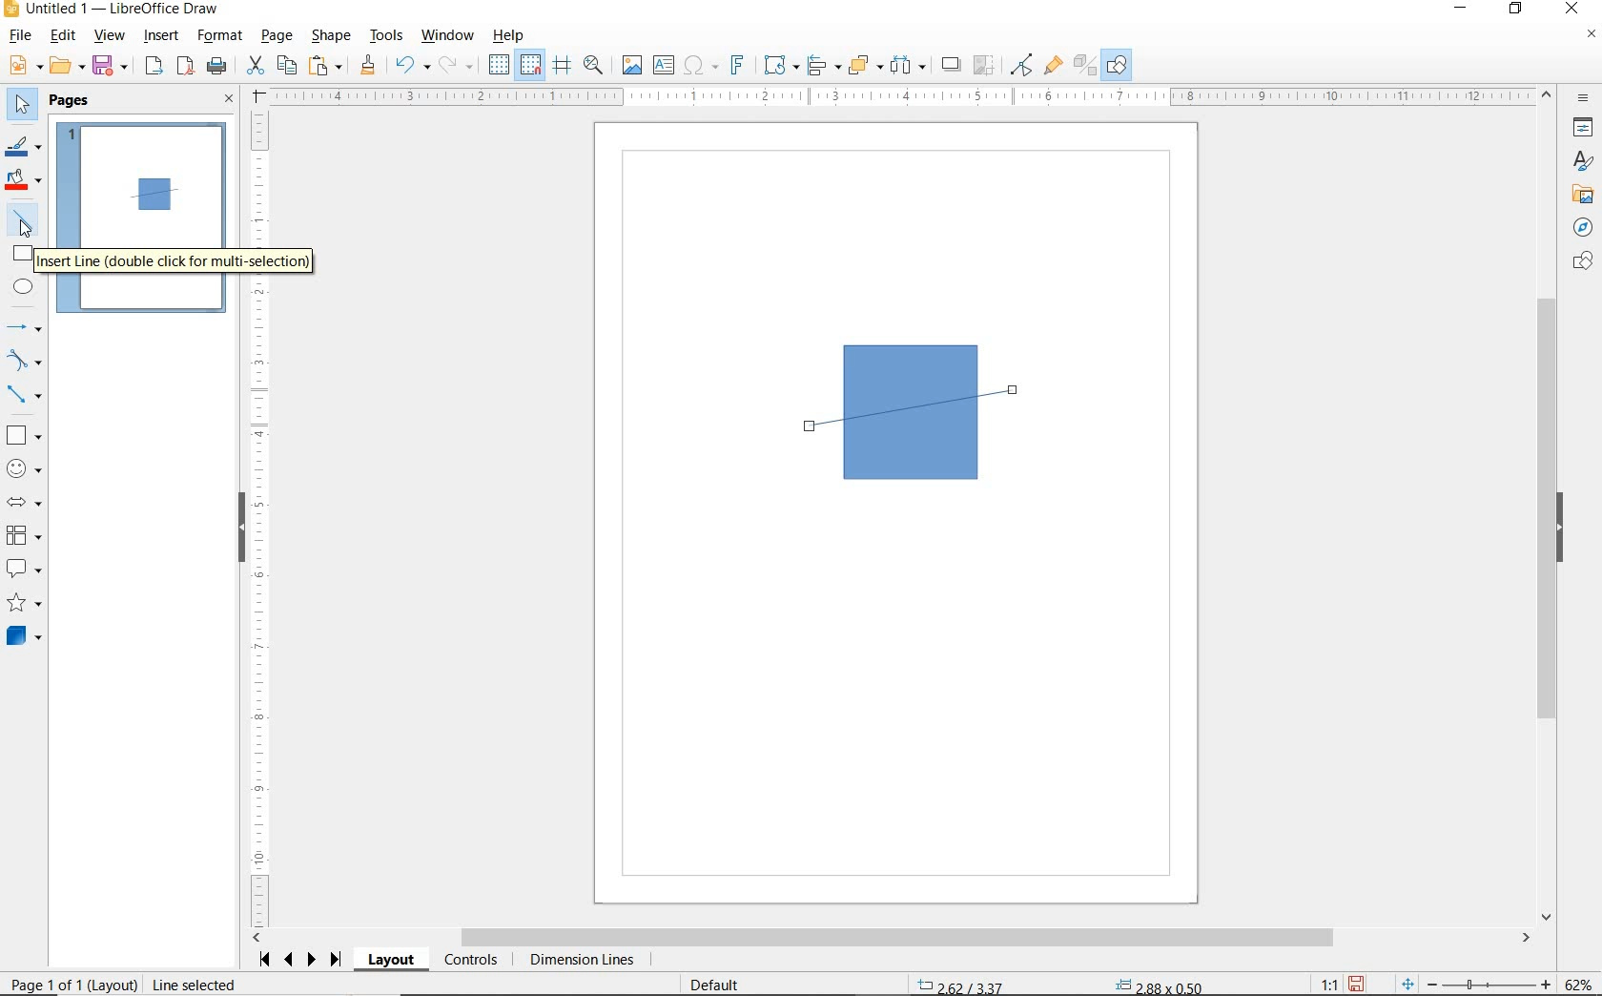 This screenshot has height=996, width=1602. Describe the element at coordinates (294, 984) in the screenshot. I see `Resize shape` at that location.